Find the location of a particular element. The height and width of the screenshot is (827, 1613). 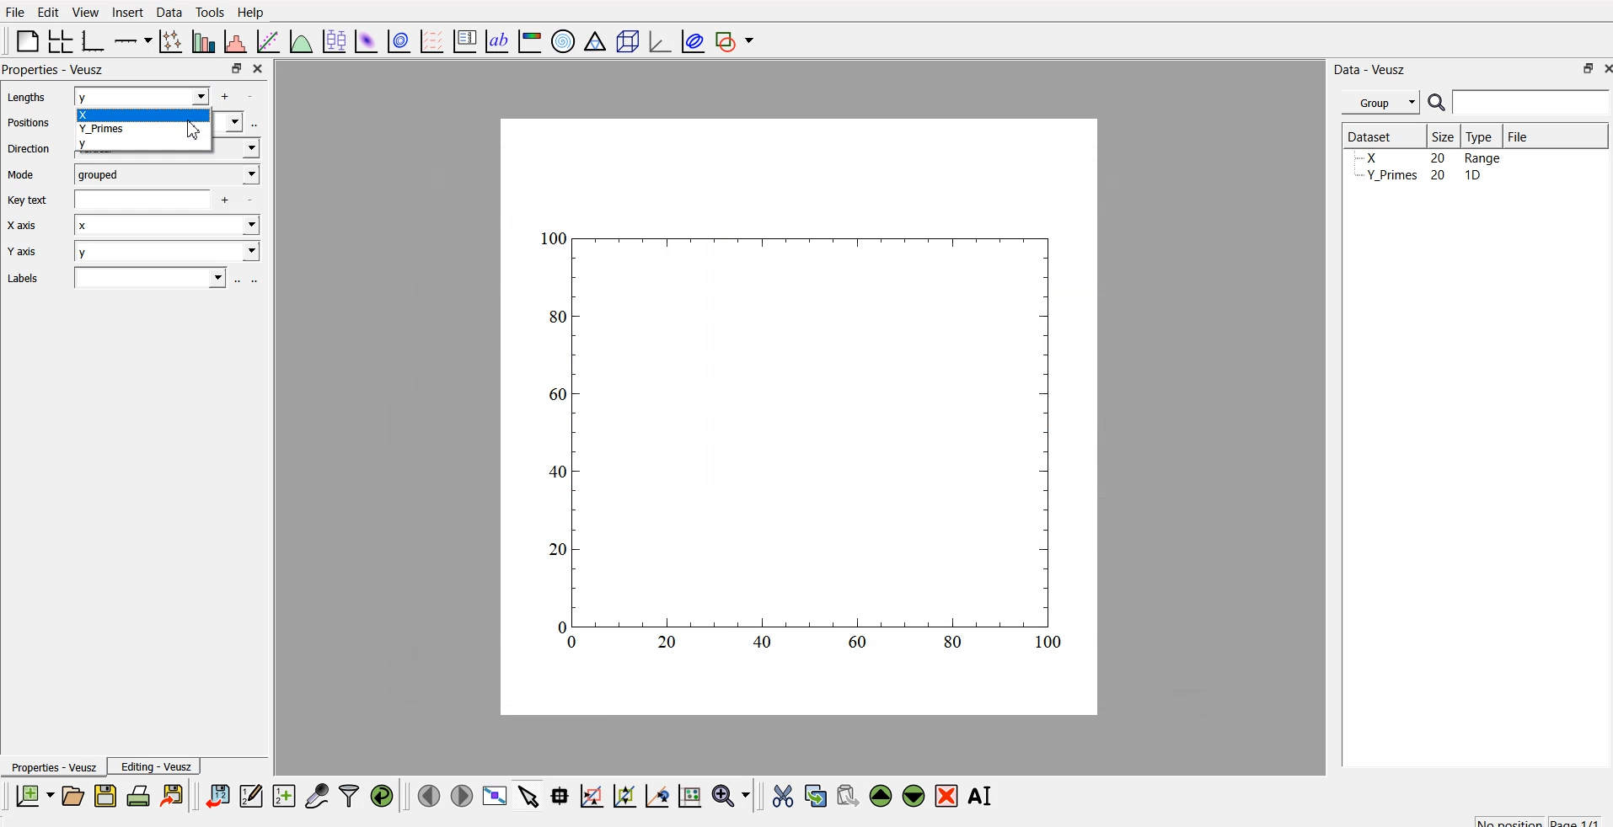

fit function to data is located at coordinates (265, 40).